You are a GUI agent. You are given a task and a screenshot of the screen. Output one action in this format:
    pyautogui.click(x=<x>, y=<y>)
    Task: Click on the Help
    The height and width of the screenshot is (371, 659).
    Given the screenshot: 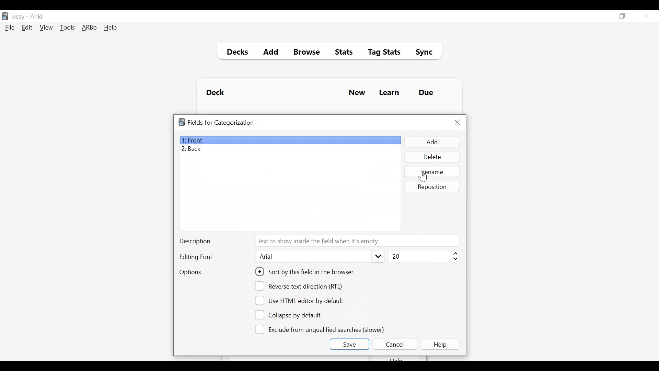 What is the action you would take?
    pyautogui.click(x=110, y=28)
    